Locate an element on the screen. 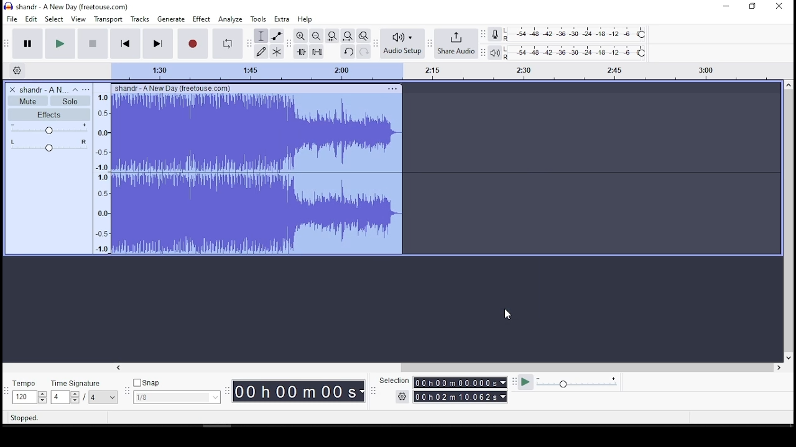  collapse is located at coordinates (75, 89).